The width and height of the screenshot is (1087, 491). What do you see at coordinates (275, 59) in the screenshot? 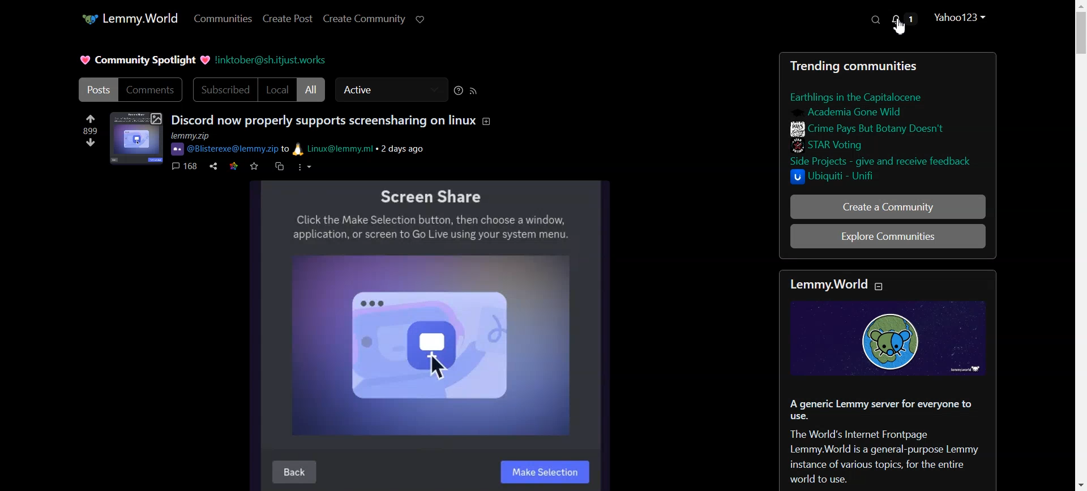
I see `Hyperlink` at bounding box center [275, 59].